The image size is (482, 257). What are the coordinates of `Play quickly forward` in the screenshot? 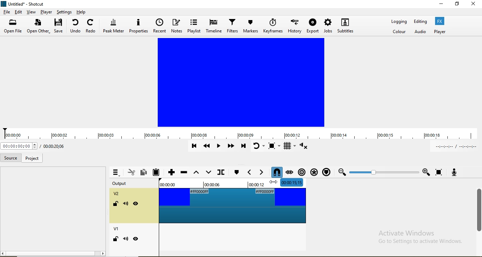 It's located at (230, 147).